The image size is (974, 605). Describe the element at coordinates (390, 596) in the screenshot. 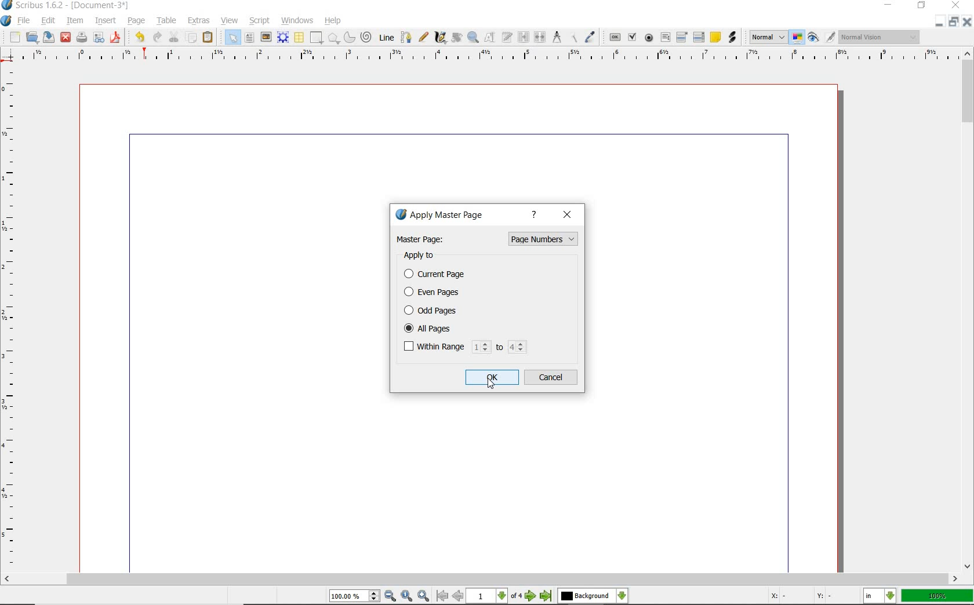

I see `Zoom Out` at that location.